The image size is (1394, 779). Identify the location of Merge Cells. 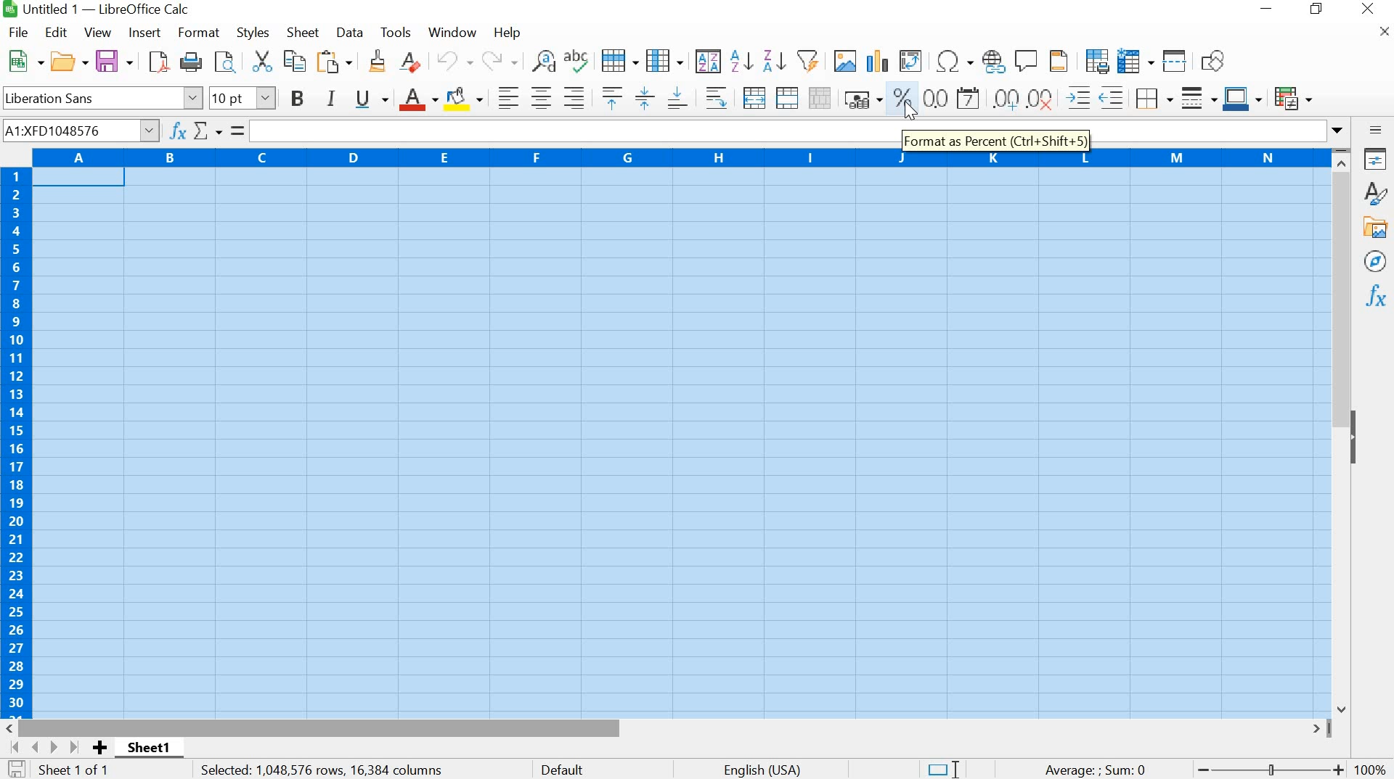
(786, 97).